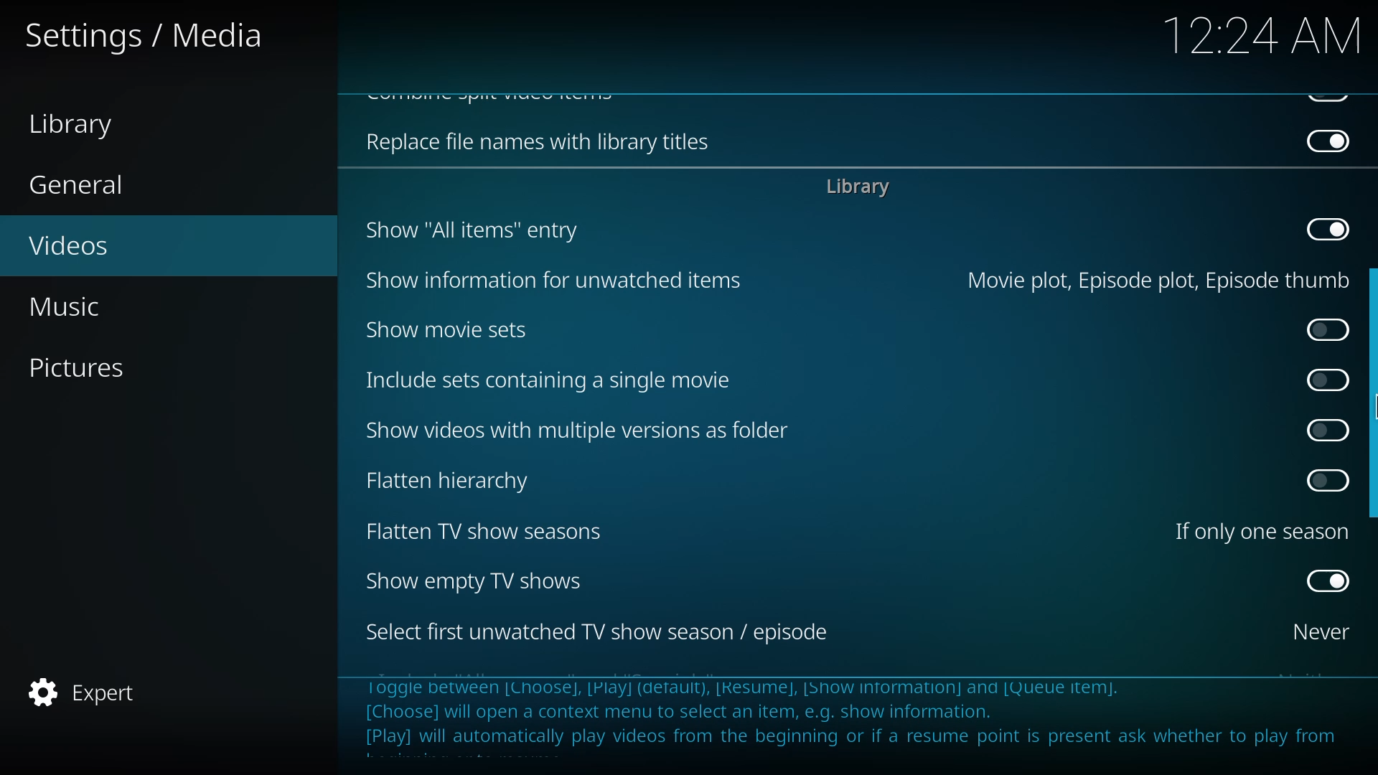  Describe the element at coordinates (87, 688) in the screenshot. I see `expert` at that location.